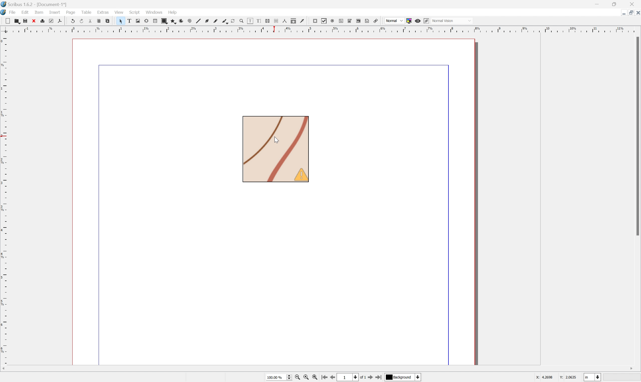 The image size is (641, 382). What do you see at coordinates (209, 21) in the screenshot?
I see `Bezier curve` at bounding box center [209, 21].